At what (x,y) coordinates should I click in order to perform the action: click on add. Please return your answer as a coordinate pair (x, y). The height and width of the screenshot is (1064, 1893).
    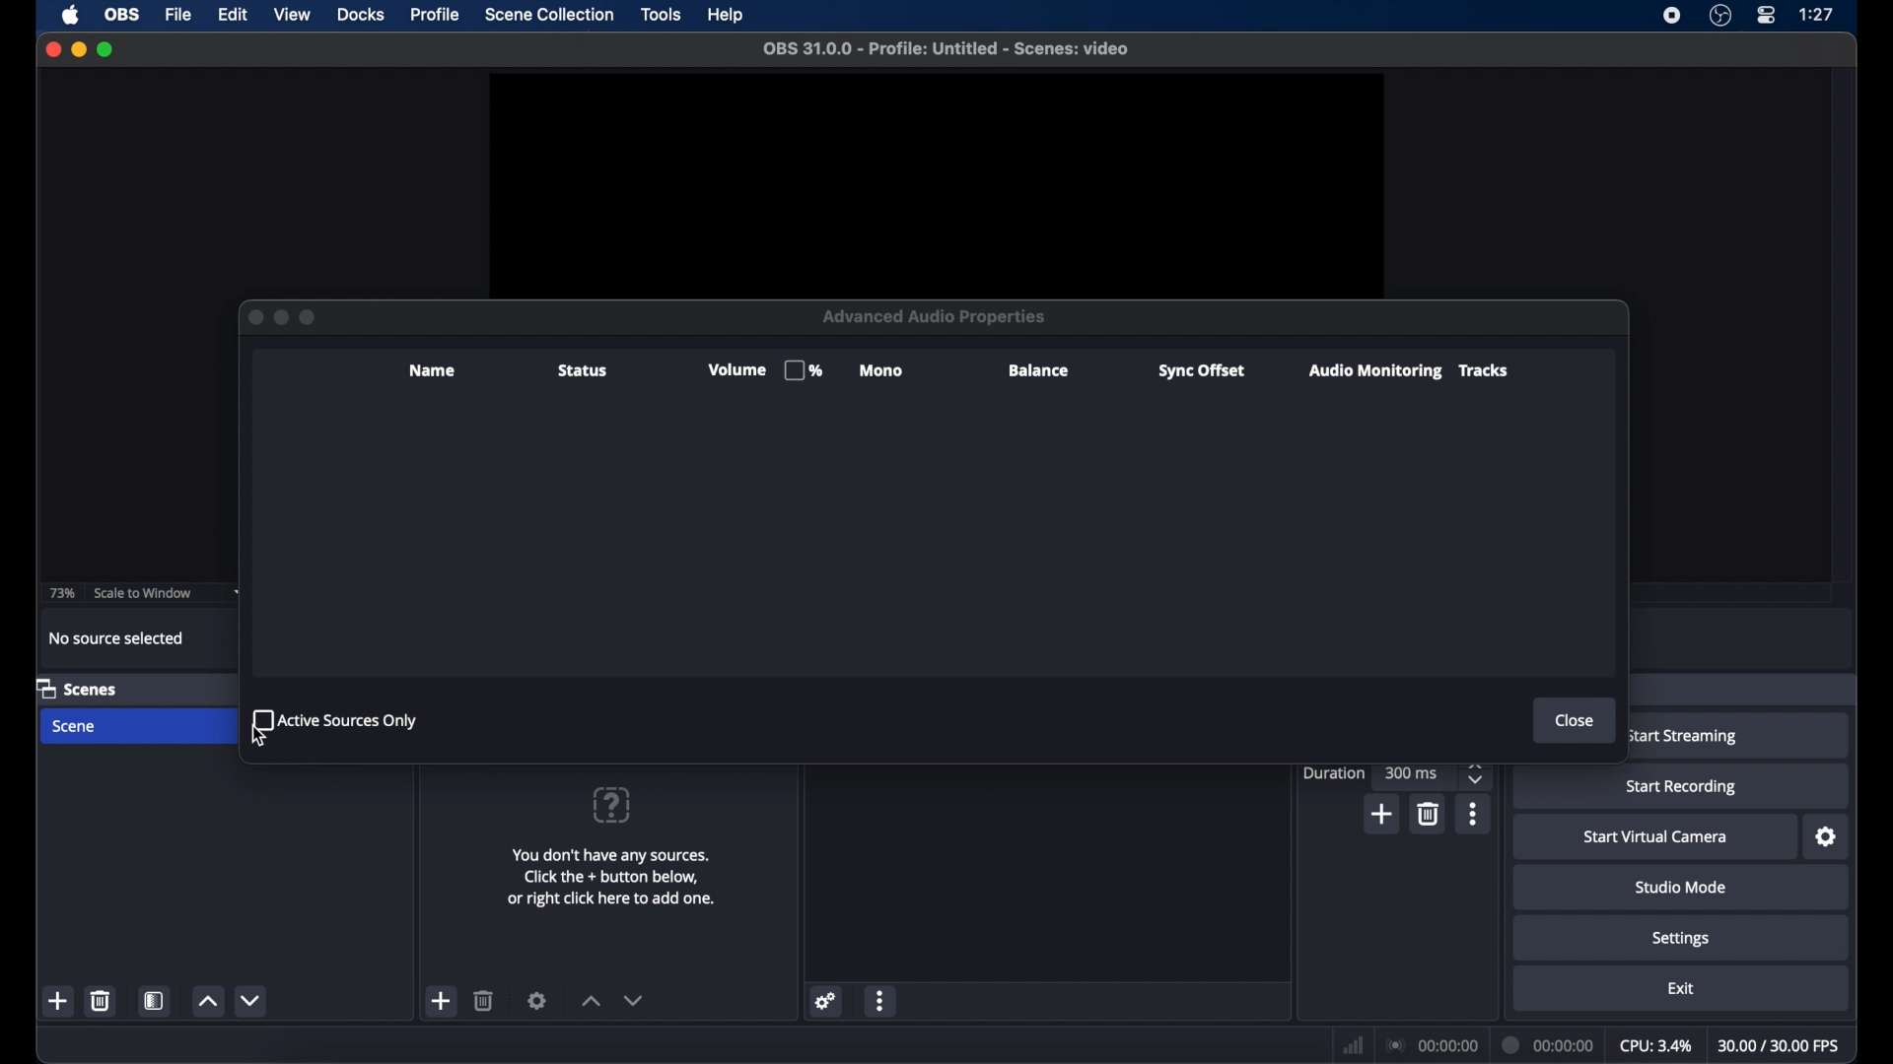
    Looking at the image, I should click on (1384, 814).